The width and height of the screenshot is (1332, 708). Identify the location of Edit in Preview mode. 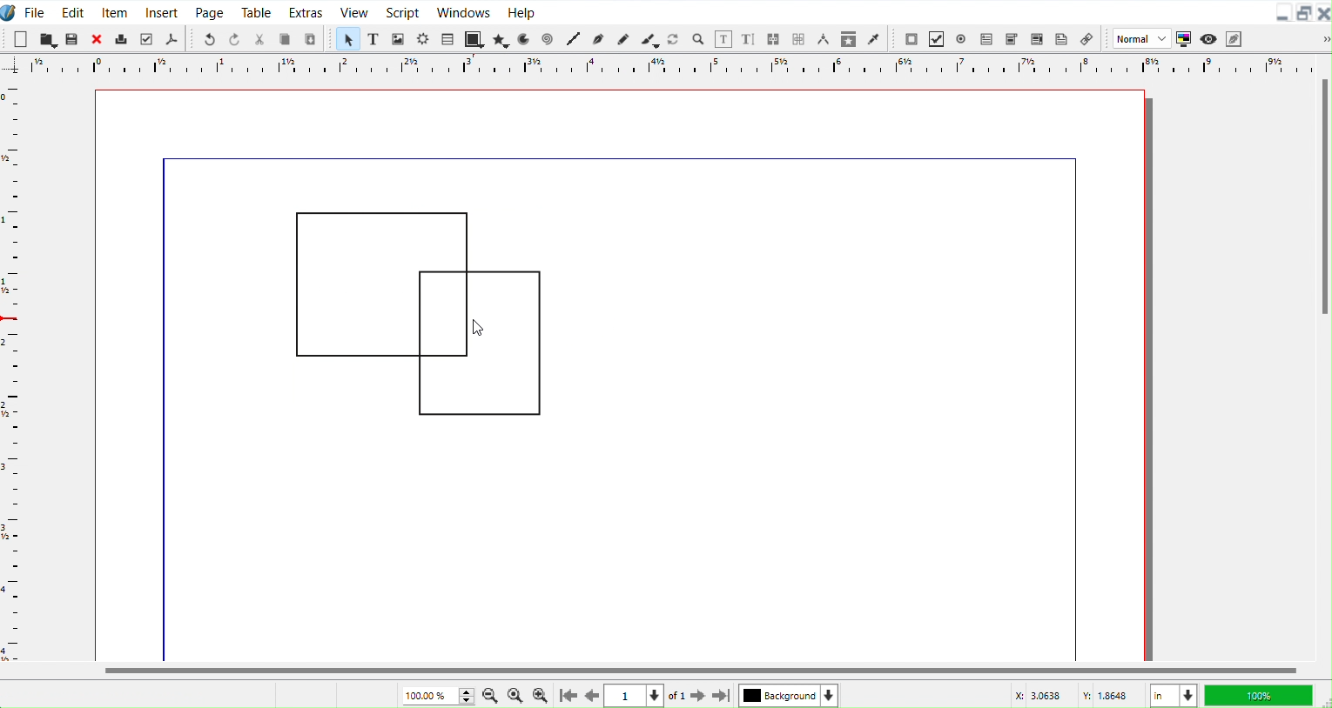
(1234, 37).